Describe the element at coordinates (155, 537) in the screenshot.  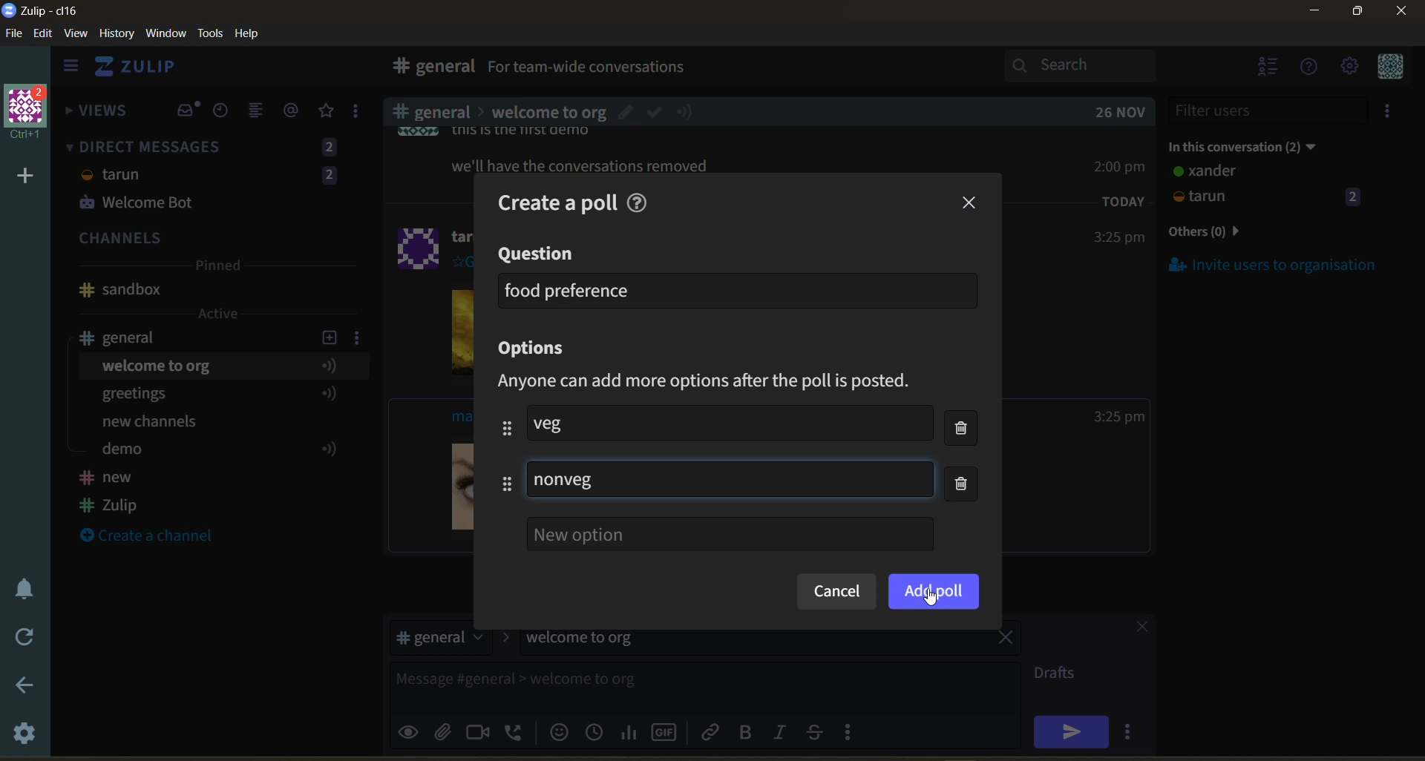
I see `create a channel` at that location.